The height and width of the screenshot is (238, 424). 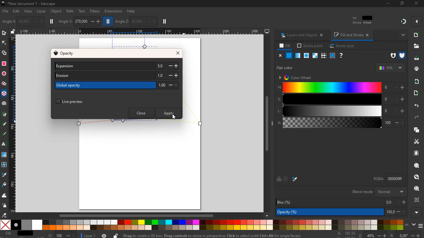 What do you see at coordinates (415, 189) in the screenshot?
I see `use` at bounding box center [415, 189].